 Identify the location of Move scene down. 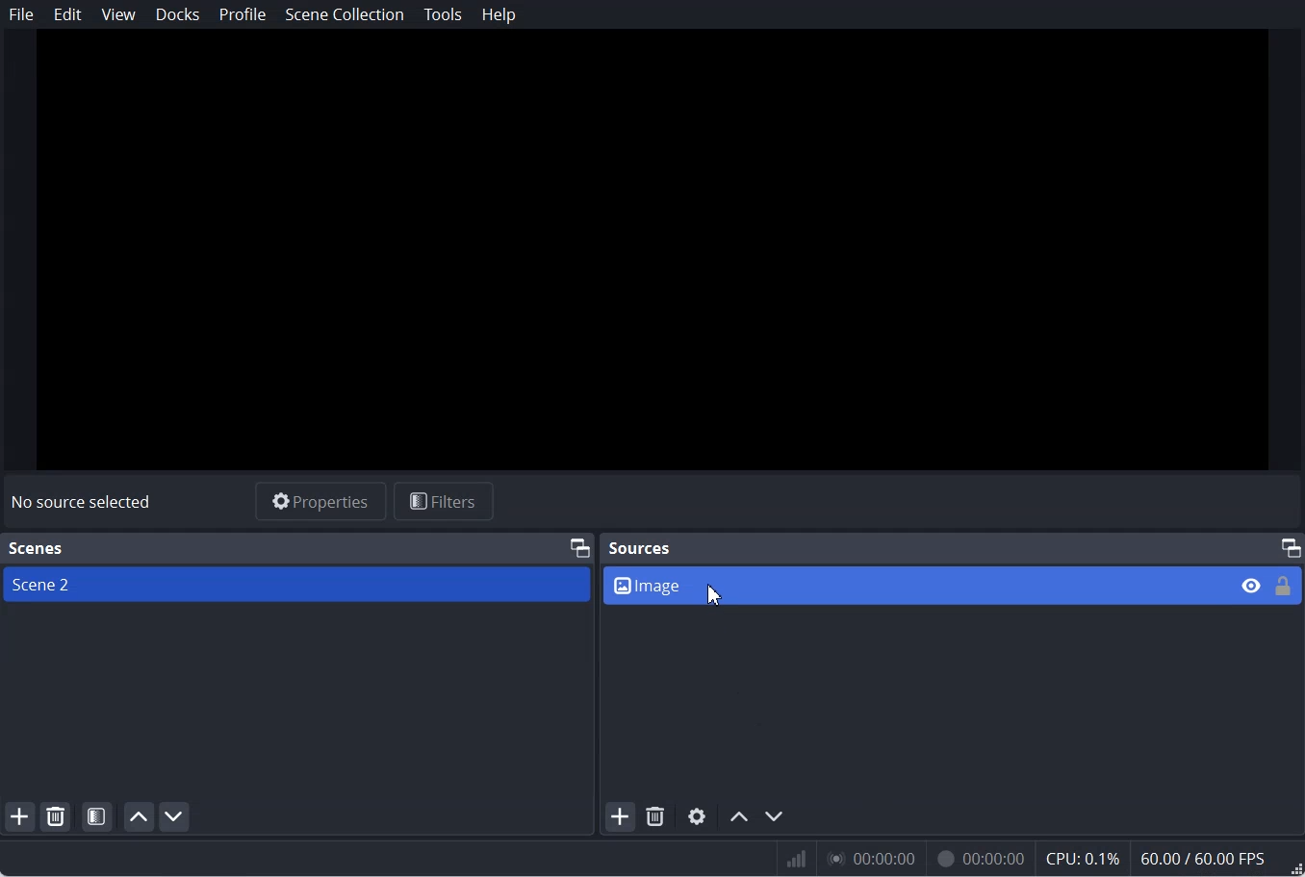
(174, 816).